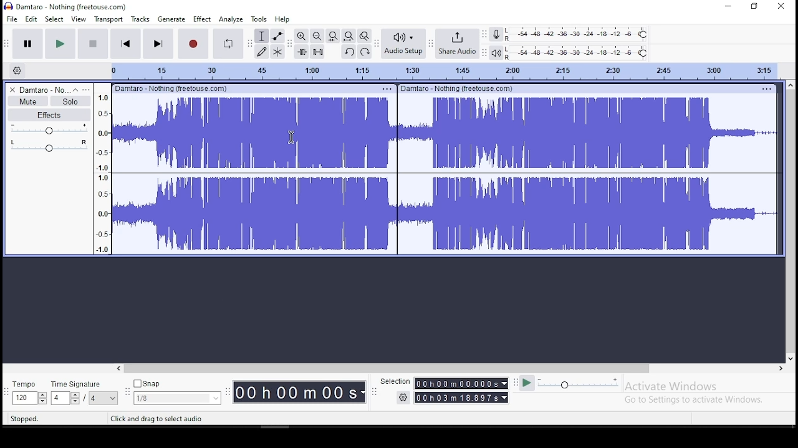 This screenshot has width=798, height=448. Describe the element at coordinates (24, 384) in the screenshot. I see `tempo` at that location.